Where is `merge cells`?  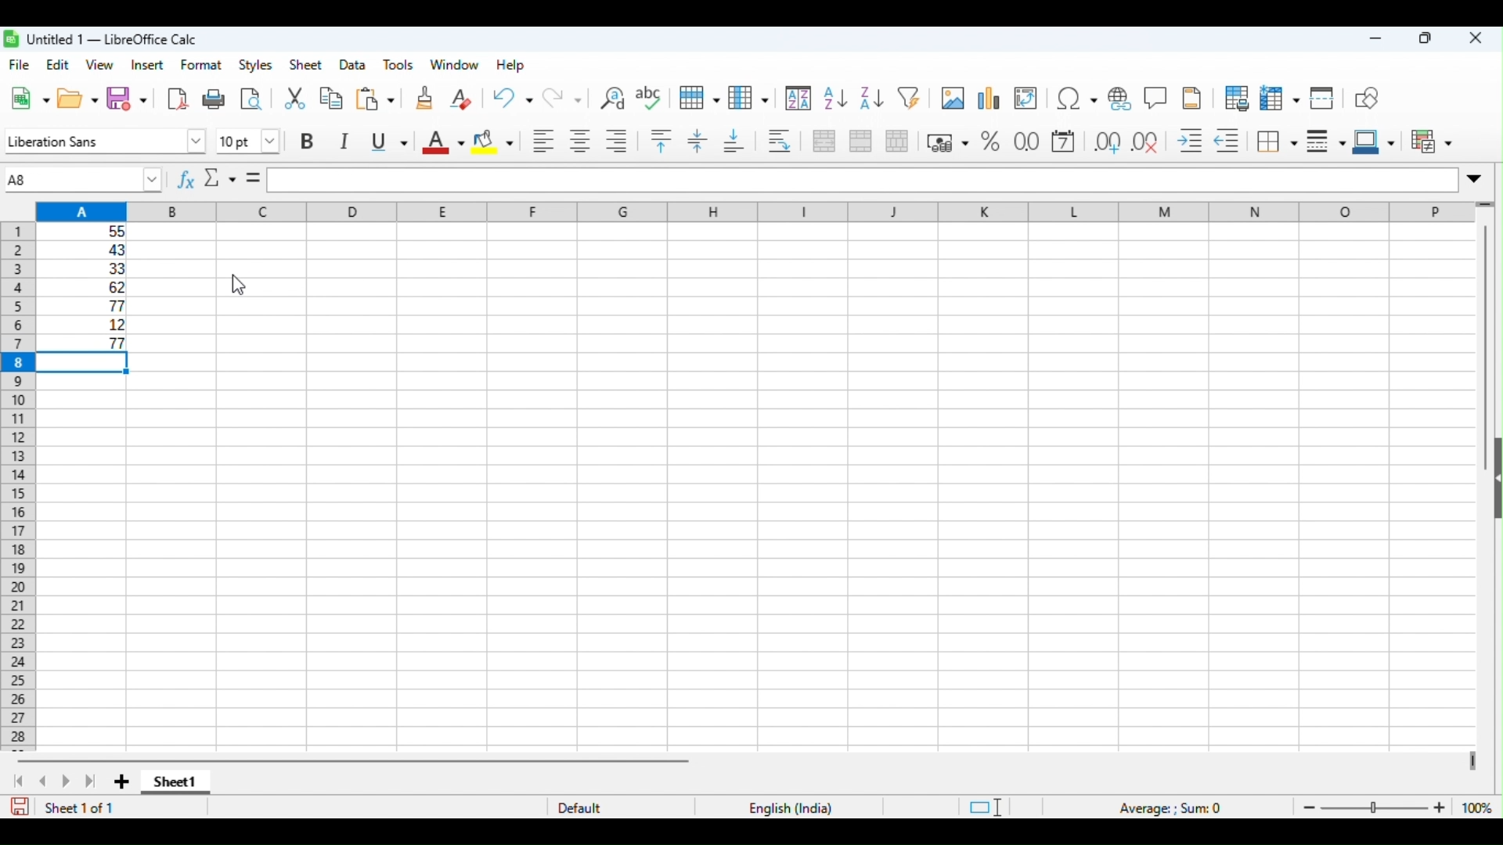 merge cells is located at coordinates (860, 142).